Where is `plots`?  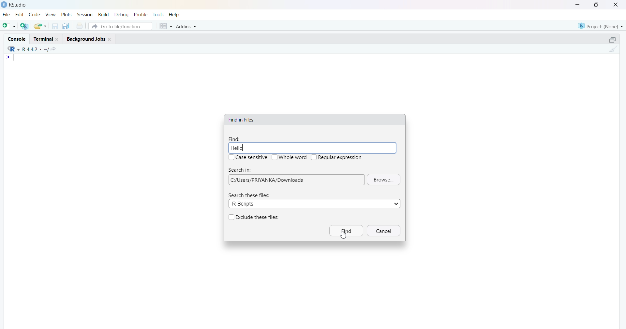 plots is located at coordinates (66, 14).